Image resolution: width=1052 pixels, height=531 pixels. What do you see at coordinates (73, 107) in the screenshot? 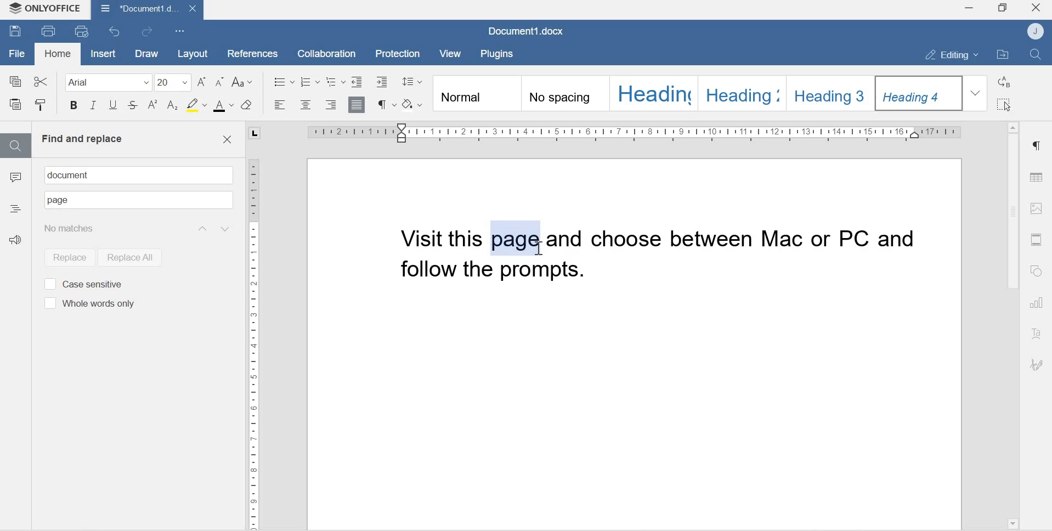
I see `Bold` at bounding box center [73, 107].